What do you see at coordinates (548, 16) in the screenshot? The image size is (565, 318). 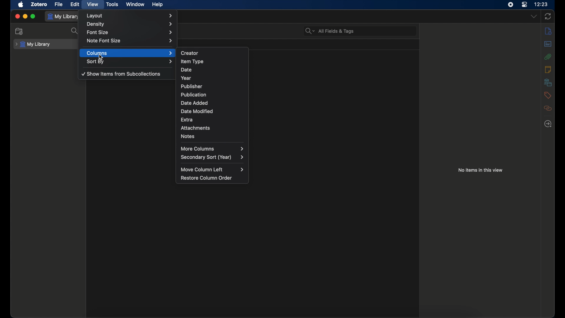 I see `sync` at bounding box center [548, 16].